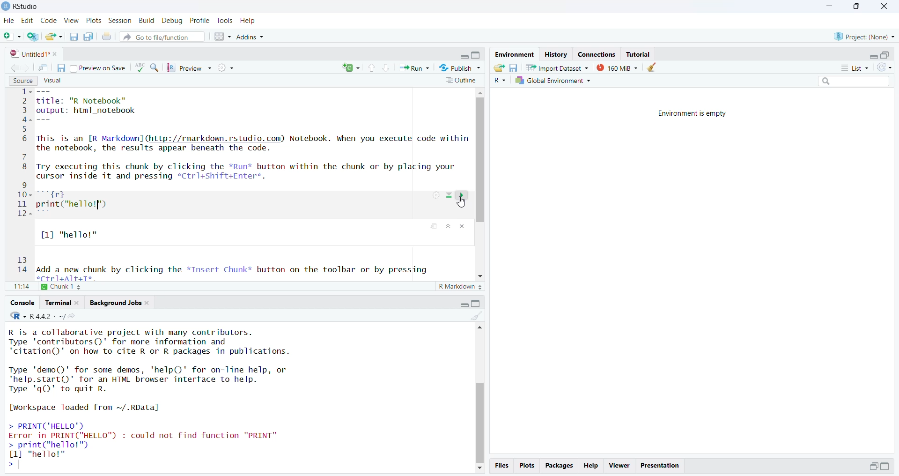  I want to click on go backward, so click(13, 67).